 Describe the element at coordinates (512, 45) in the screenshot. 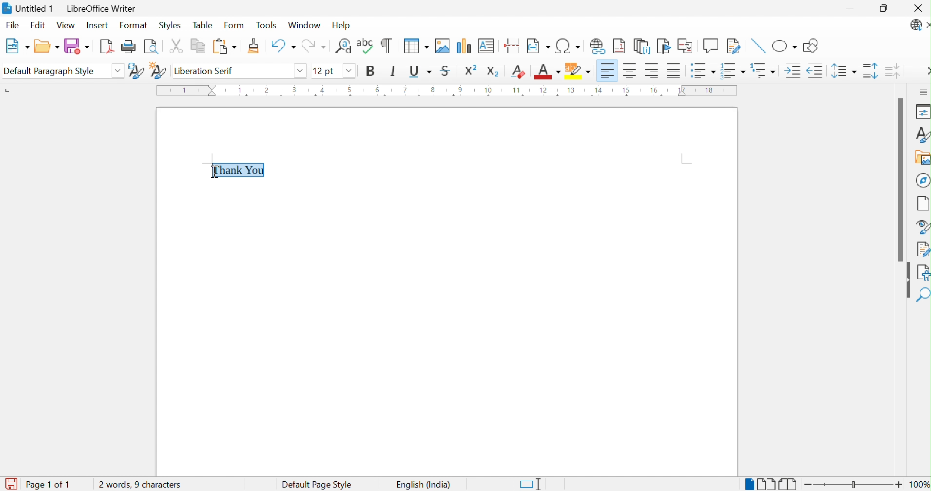

I see `Insert Page Break` at that location.